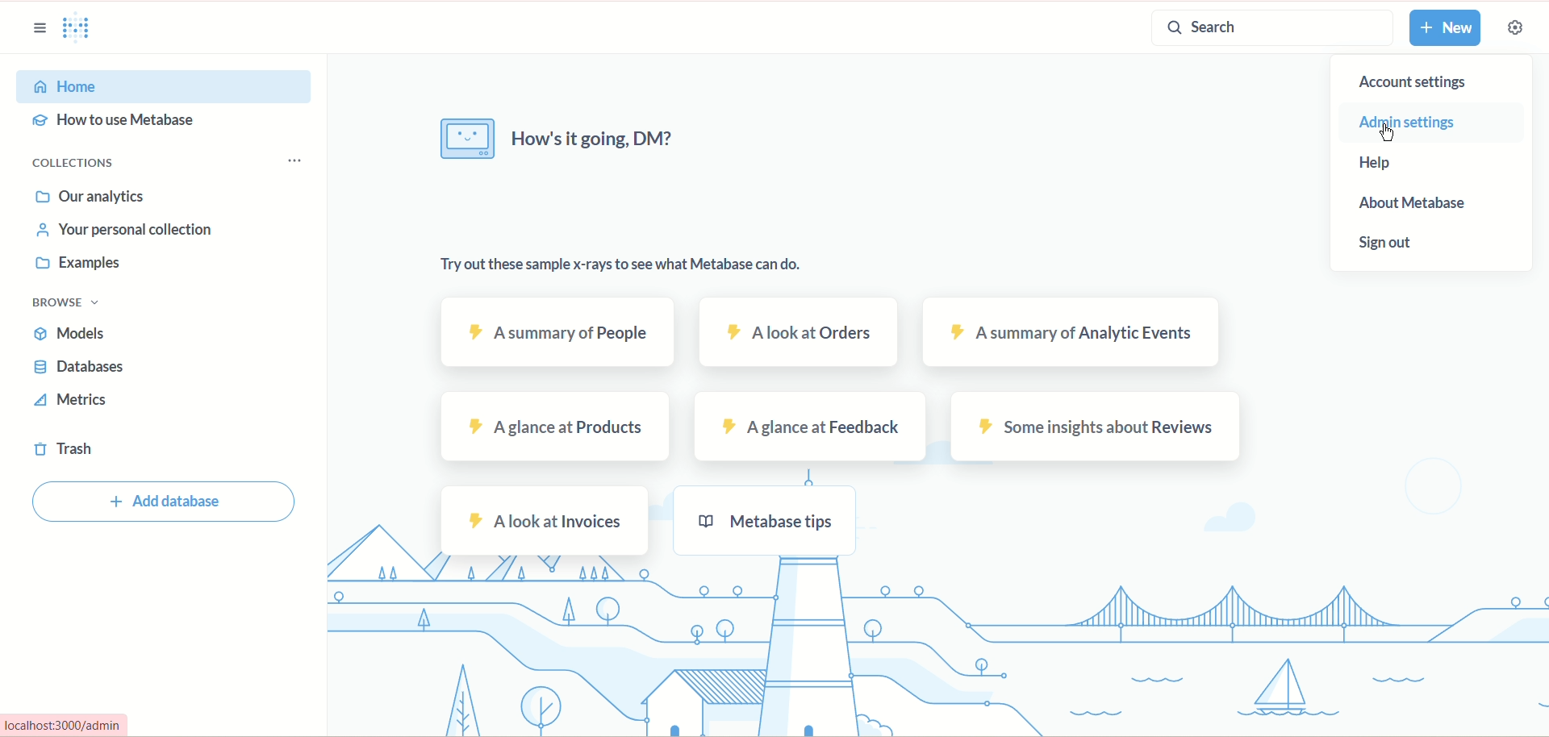 The height and width of the screenshot is (737, 1549). Describe the element at coordinates (80, 29) in the screenshot. I see `logo` at that location.